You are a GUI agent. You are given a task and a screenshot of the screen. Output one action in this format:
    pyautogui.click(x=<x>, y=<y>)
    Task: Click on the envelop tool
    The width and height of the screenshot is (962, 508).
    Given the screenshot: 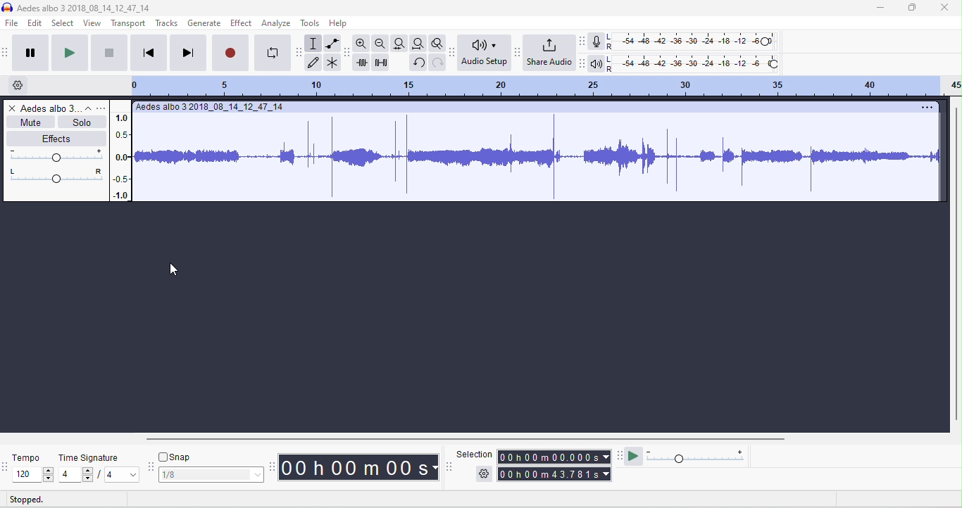 What is the action you would take?
    pyautogui.click(x=332, y=44)
    